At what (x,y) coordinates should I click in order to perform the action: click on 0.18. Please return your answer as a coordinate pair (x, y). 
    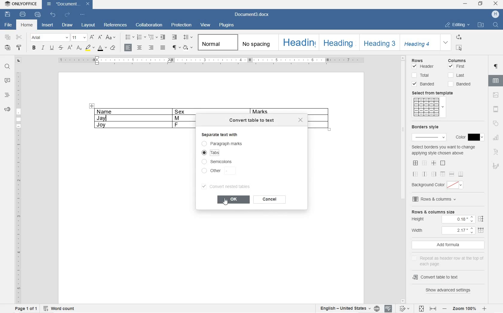
    Looking at the image, I should click on (458, 220).